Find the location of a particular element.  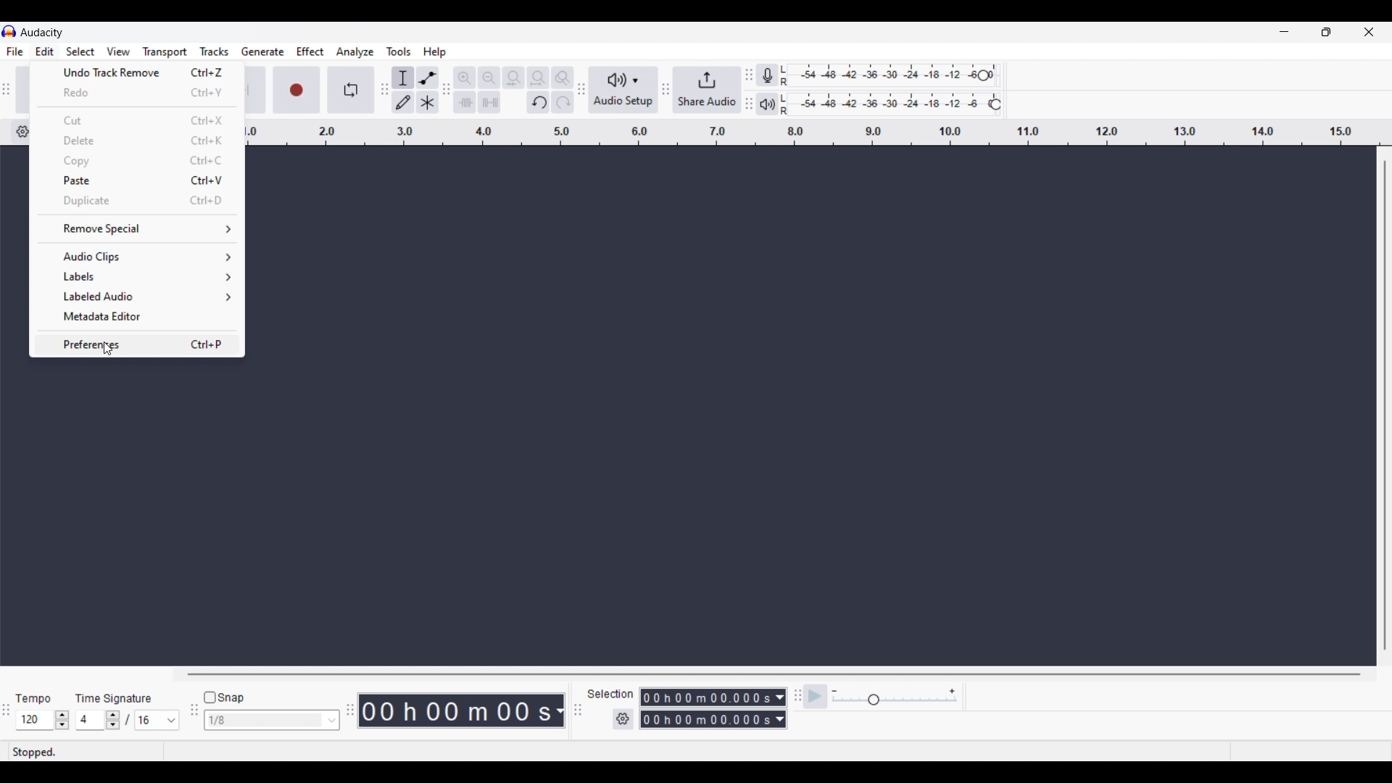

Selection is located at coordinates (609, 694).